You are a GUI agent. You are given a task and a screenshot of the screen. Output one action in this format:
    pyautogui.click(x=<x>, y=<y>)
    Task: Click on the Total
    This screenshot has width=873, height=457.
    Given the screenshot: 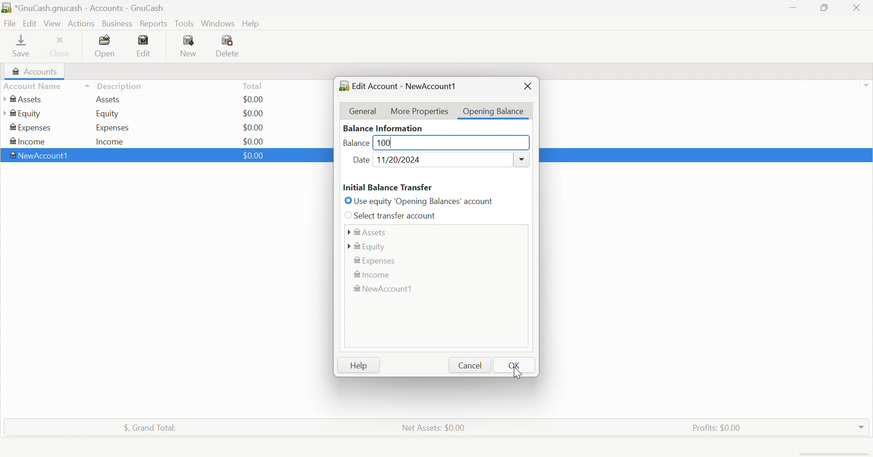 What is the action you would take?
    pyautogui.click(x=253, y=85)
    